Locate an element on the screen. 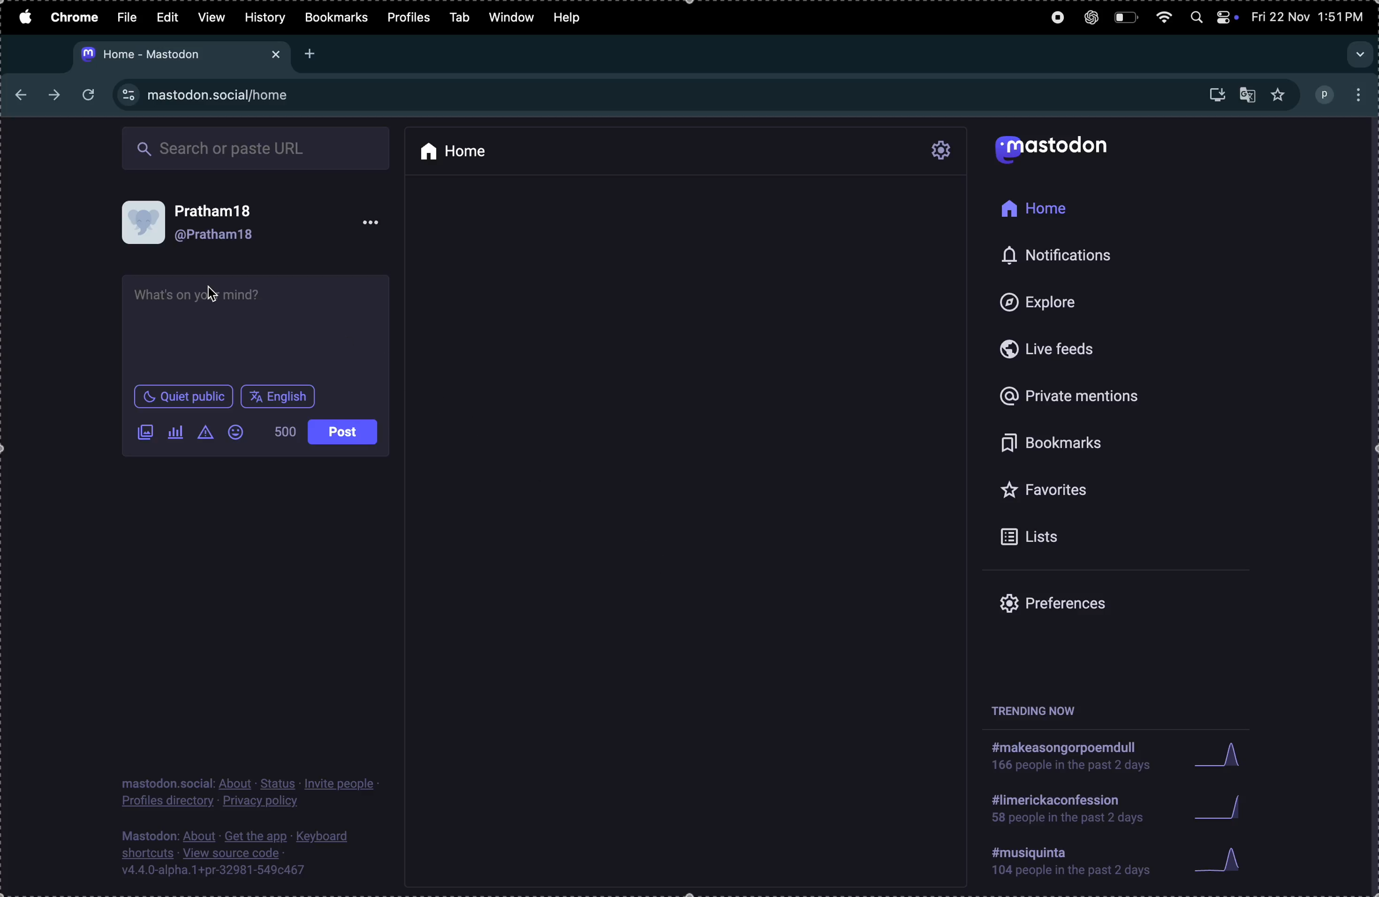 Image resolution: width=1379 pixels, height=897 pixels. chatgpt is located at coordinates (1089, 17).